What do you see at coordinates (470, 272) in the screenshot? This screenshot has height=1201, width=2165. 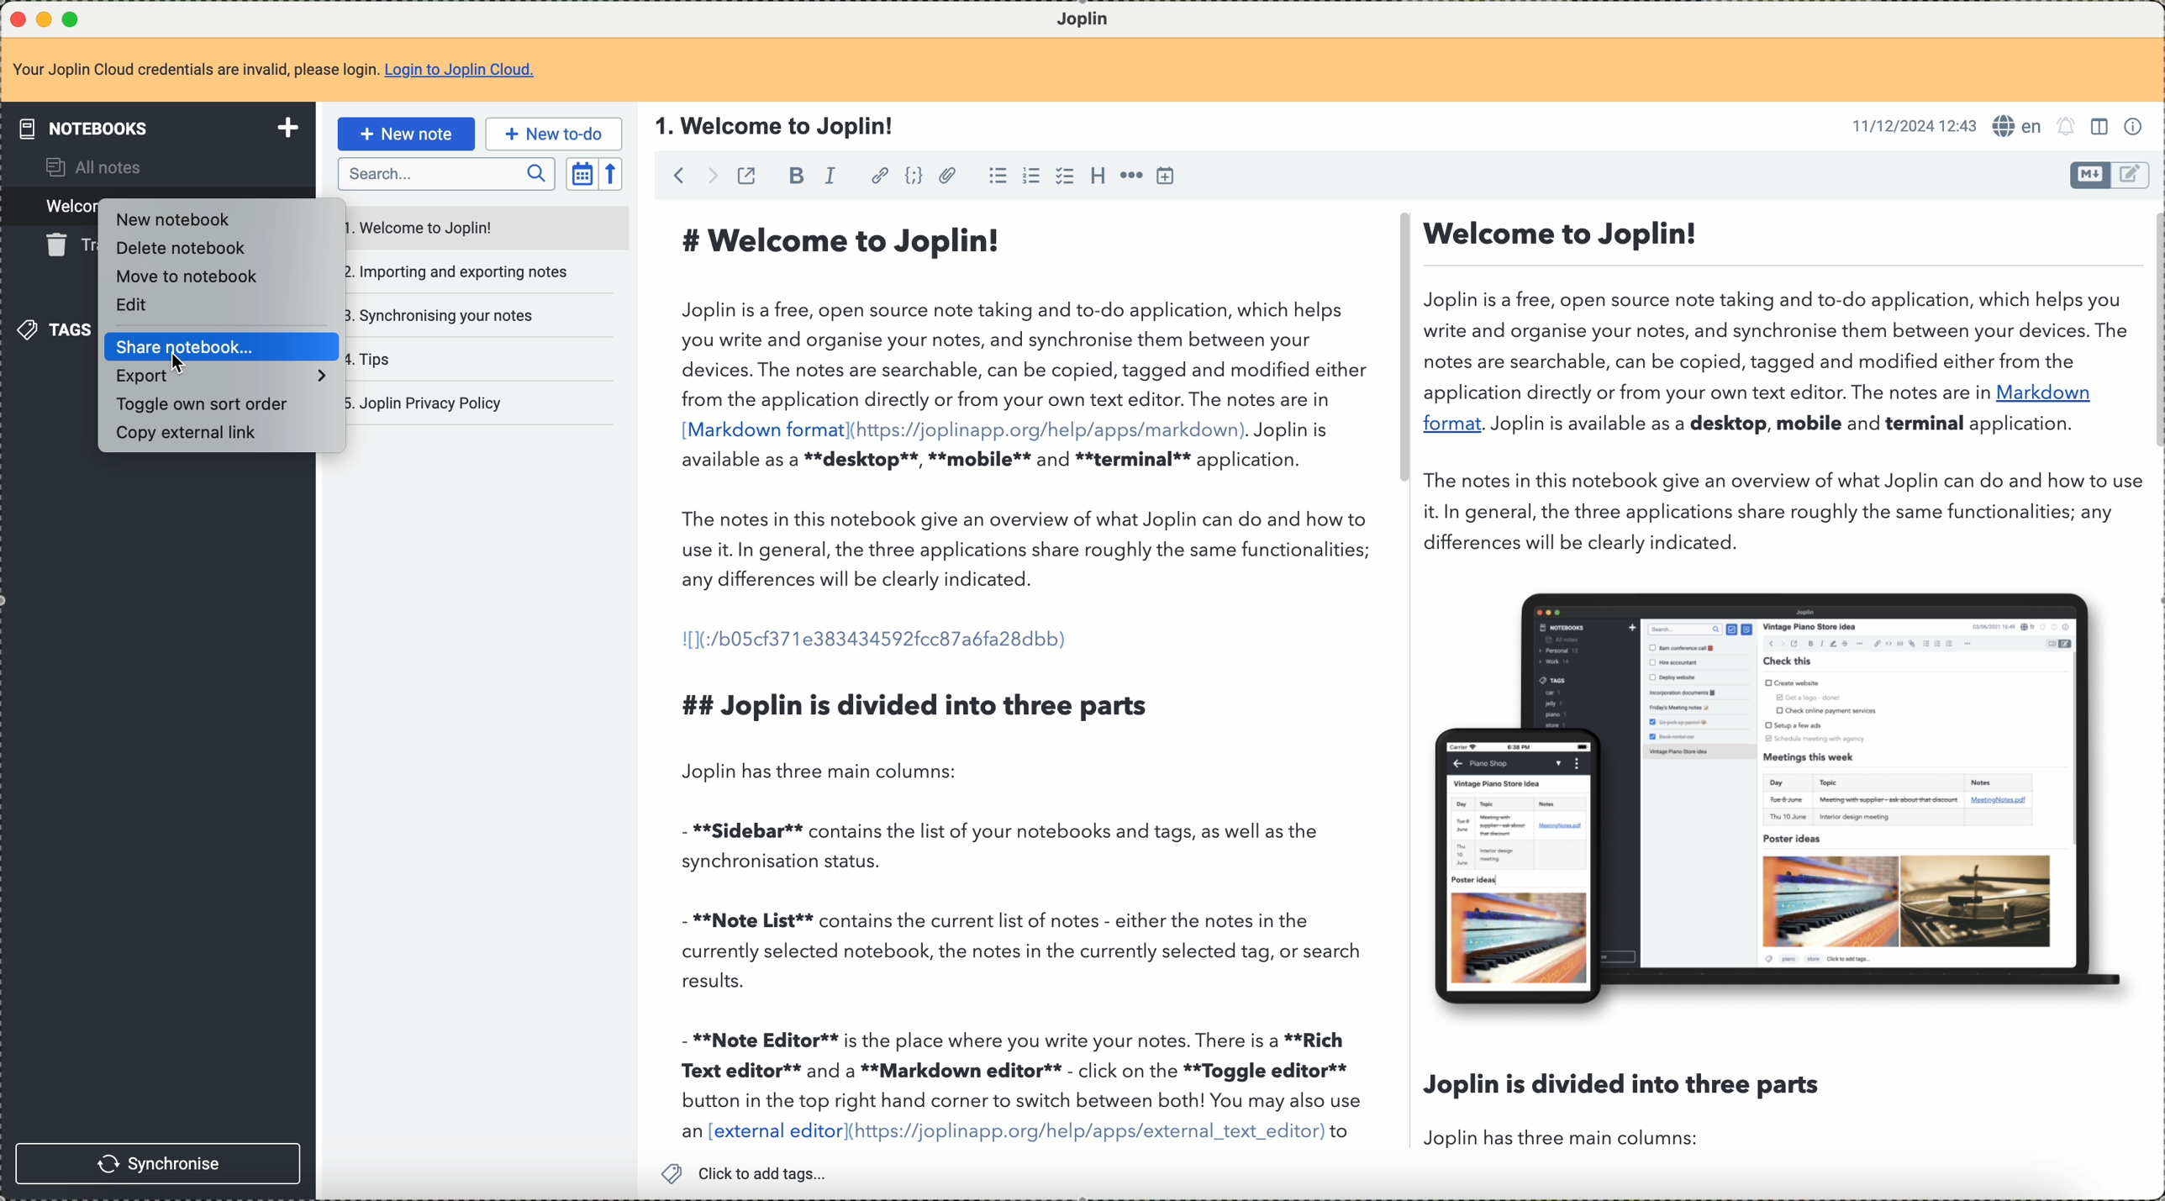 I see `importing and exporting notes` at bounding box center [470, 272].